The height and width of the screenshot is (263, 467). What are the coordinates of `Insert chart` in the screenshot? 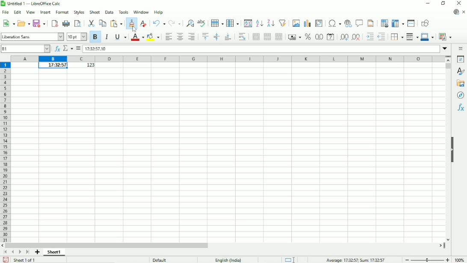 It's located at (307, 23).